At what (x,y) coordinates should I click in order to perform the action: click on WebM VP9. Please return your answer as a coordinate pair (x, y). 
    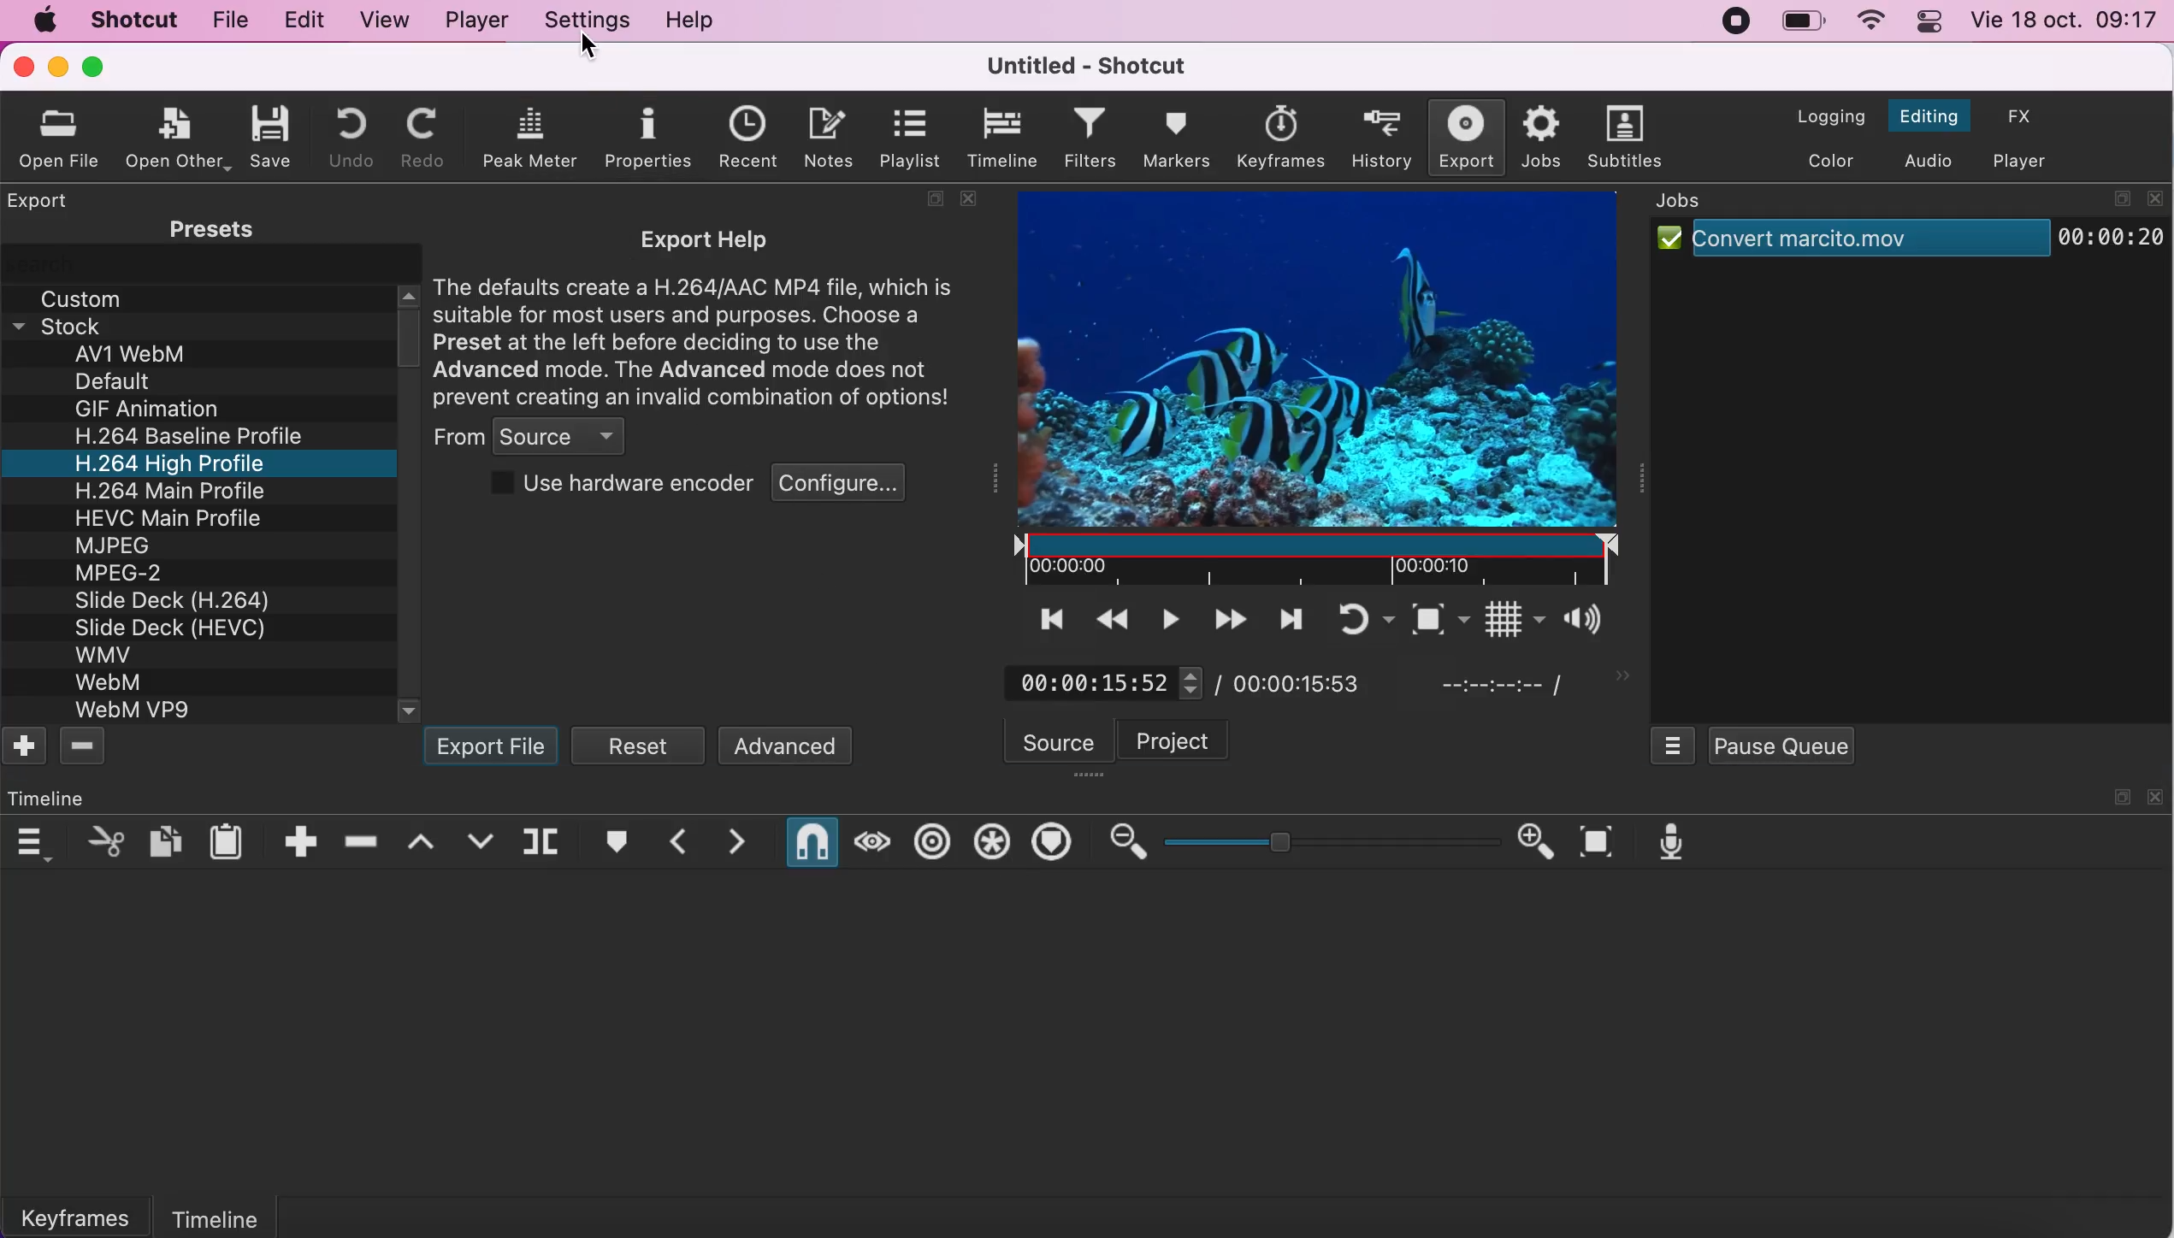
    Looking at the image, I should click on (136, 710).